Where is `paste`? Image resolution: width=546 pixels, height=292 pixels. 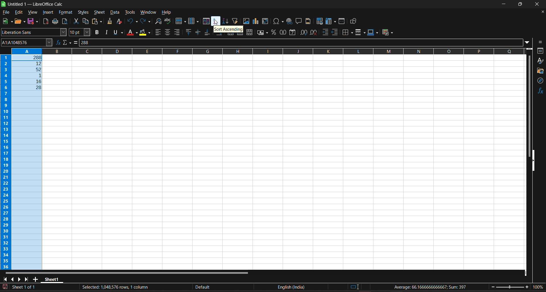
paste is located at coordinates (96, 22).